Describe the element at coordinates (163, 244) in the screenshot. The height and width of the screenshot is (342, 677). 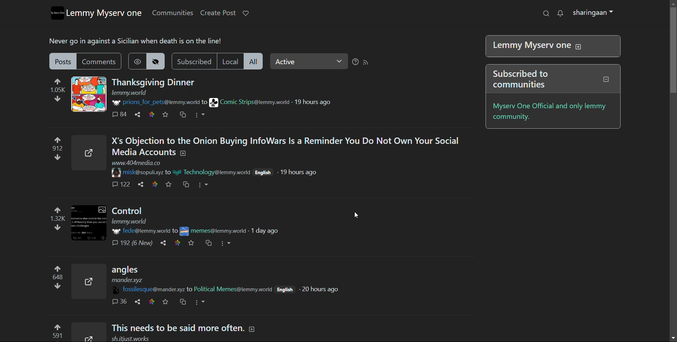
I see `share` at that location.